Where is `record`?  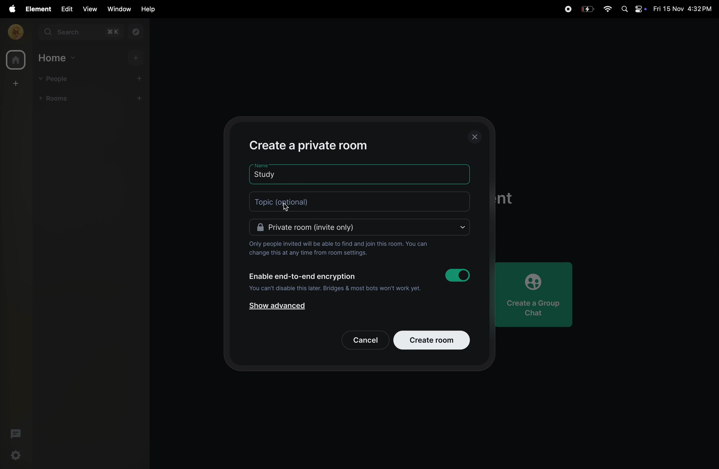
record is located at coordinates (568, 8).